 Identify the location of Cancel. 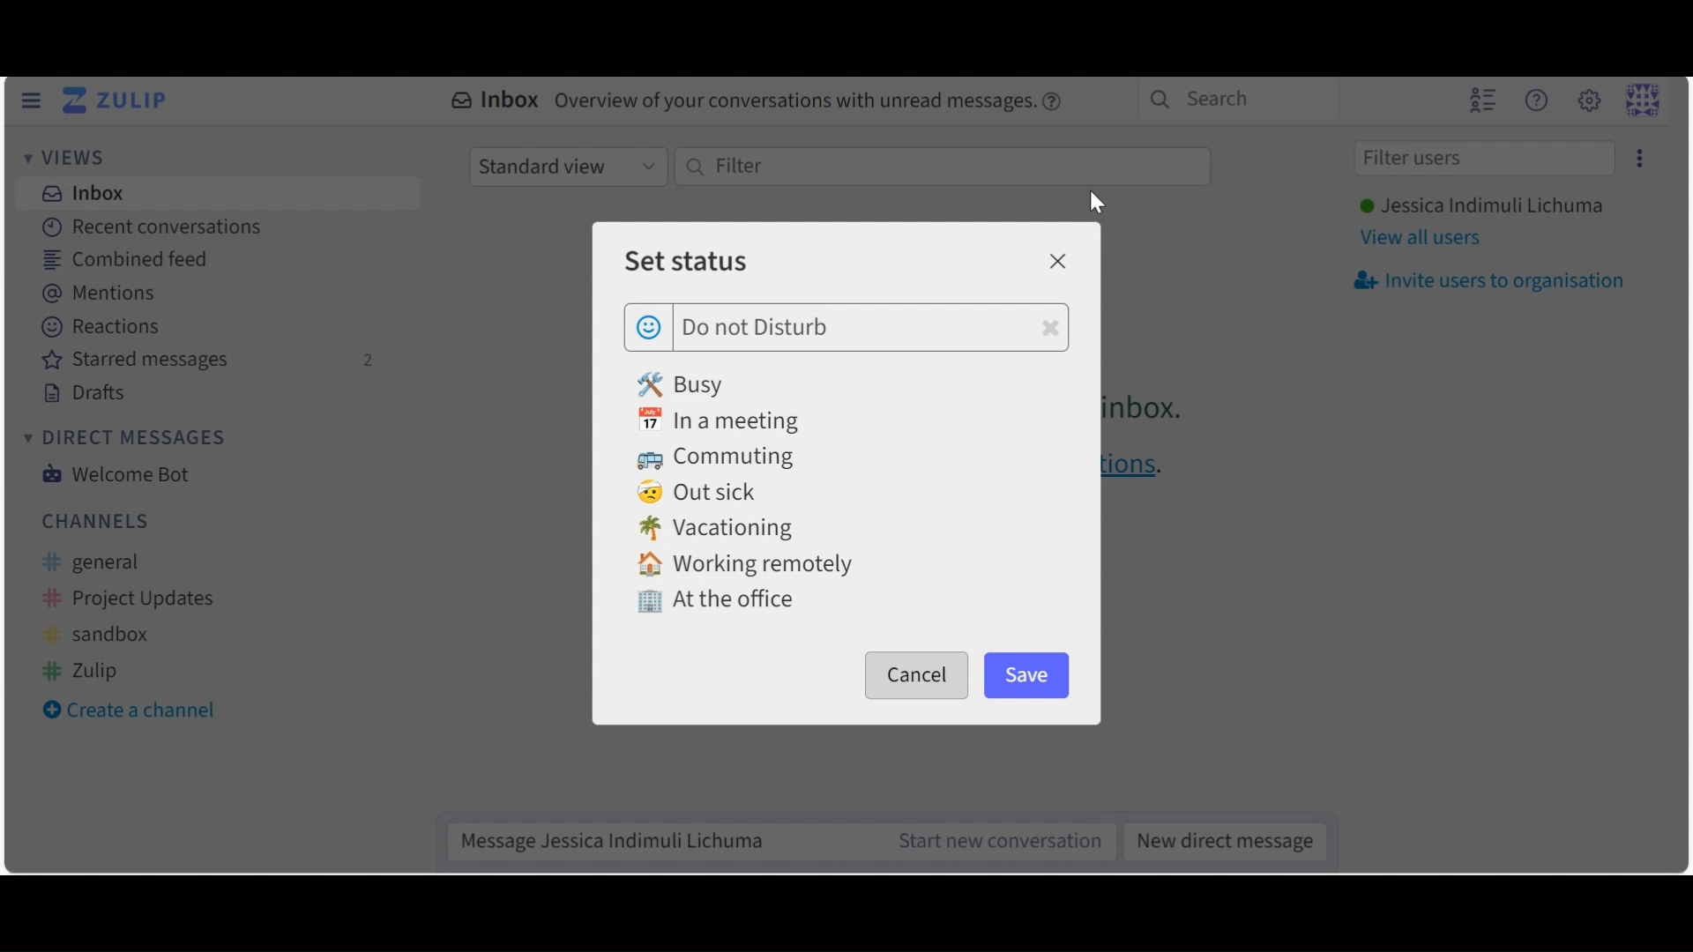
(917, 675).